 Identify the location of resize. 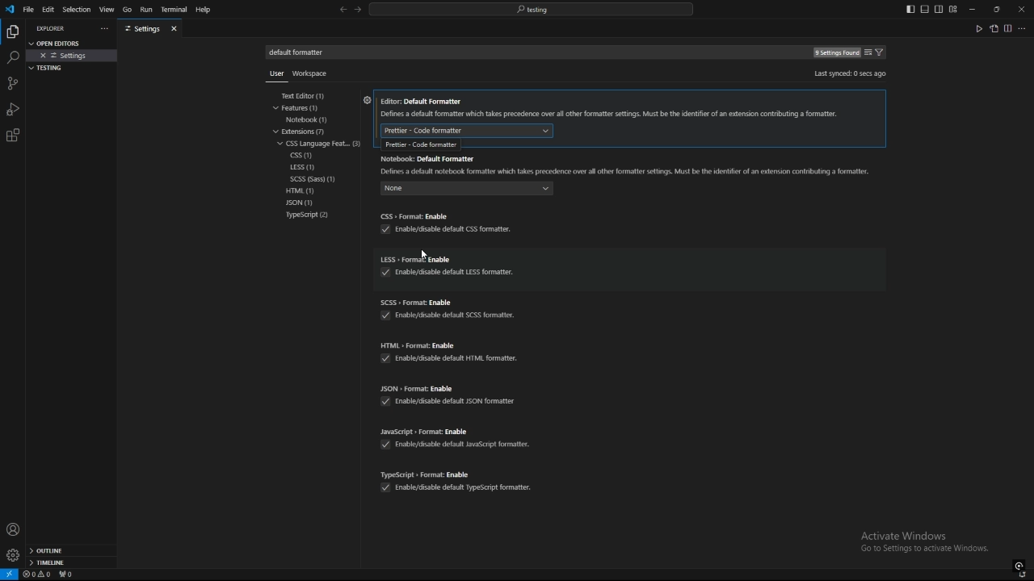
(996, 9).